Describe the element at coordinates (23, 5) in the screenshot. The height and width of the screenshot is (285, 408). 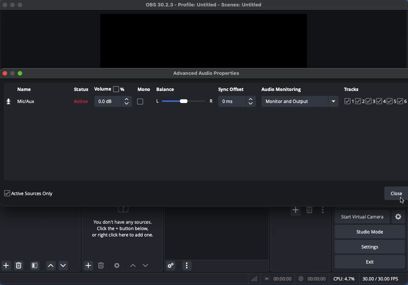
I see `maximize` at that location.